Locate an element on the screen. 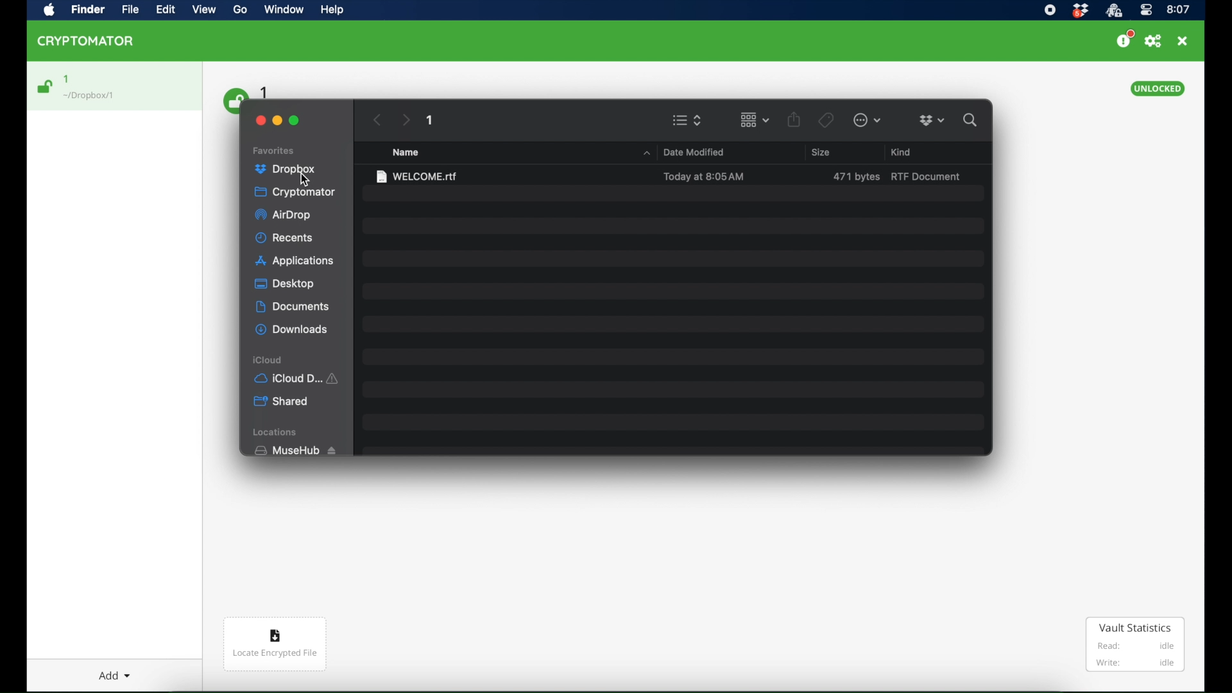 Image resolution: width=1232 pixels, height=693 pixels. favorites is located at coordinates (275, 150).